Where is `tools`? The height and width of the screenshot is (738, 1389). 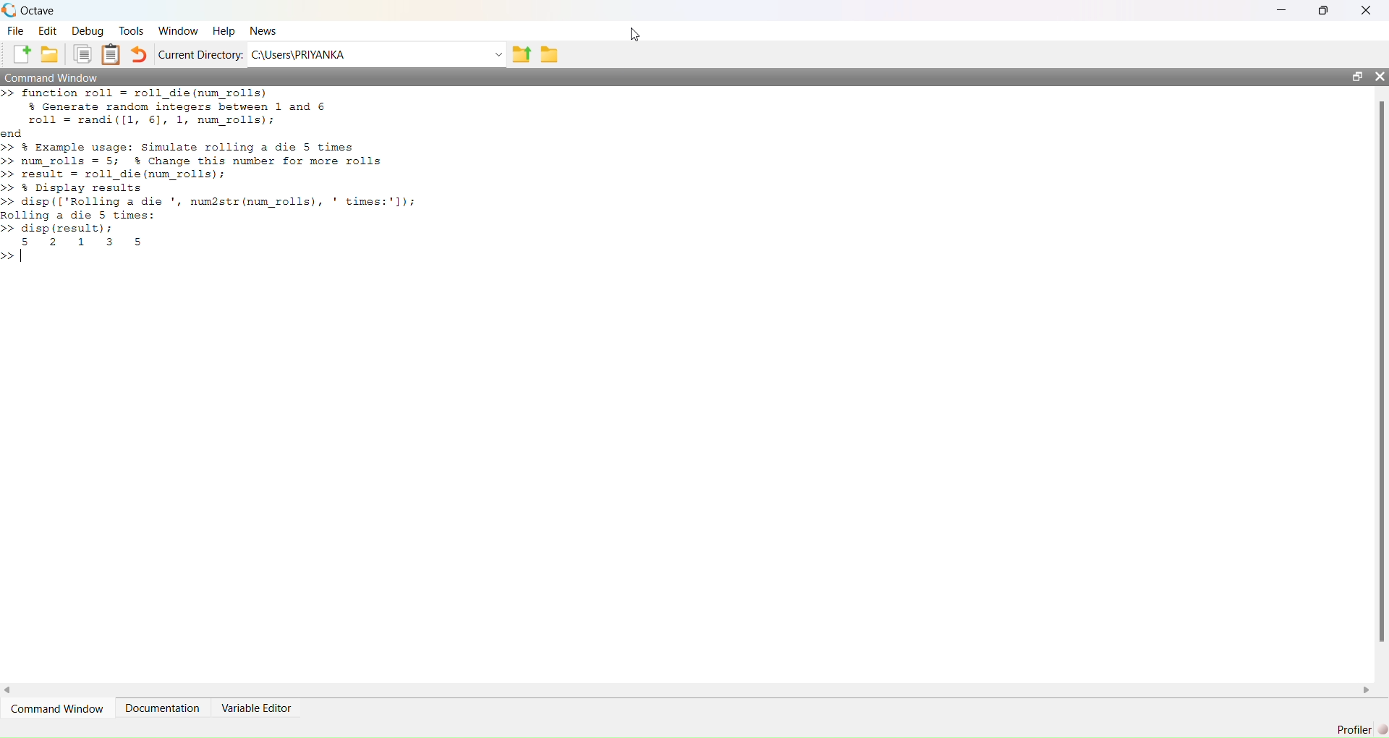
tools is located at coordinates (133, 30).